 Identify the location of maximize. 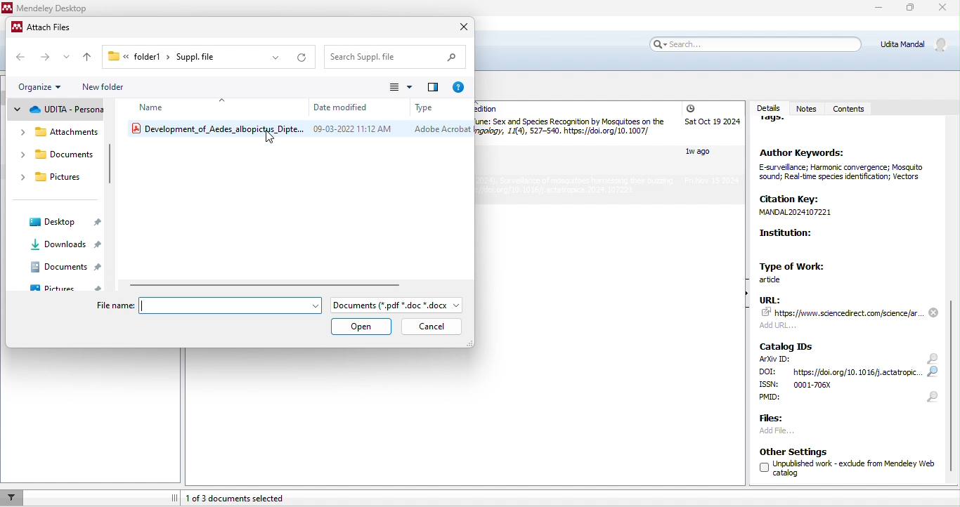
(907, 10).